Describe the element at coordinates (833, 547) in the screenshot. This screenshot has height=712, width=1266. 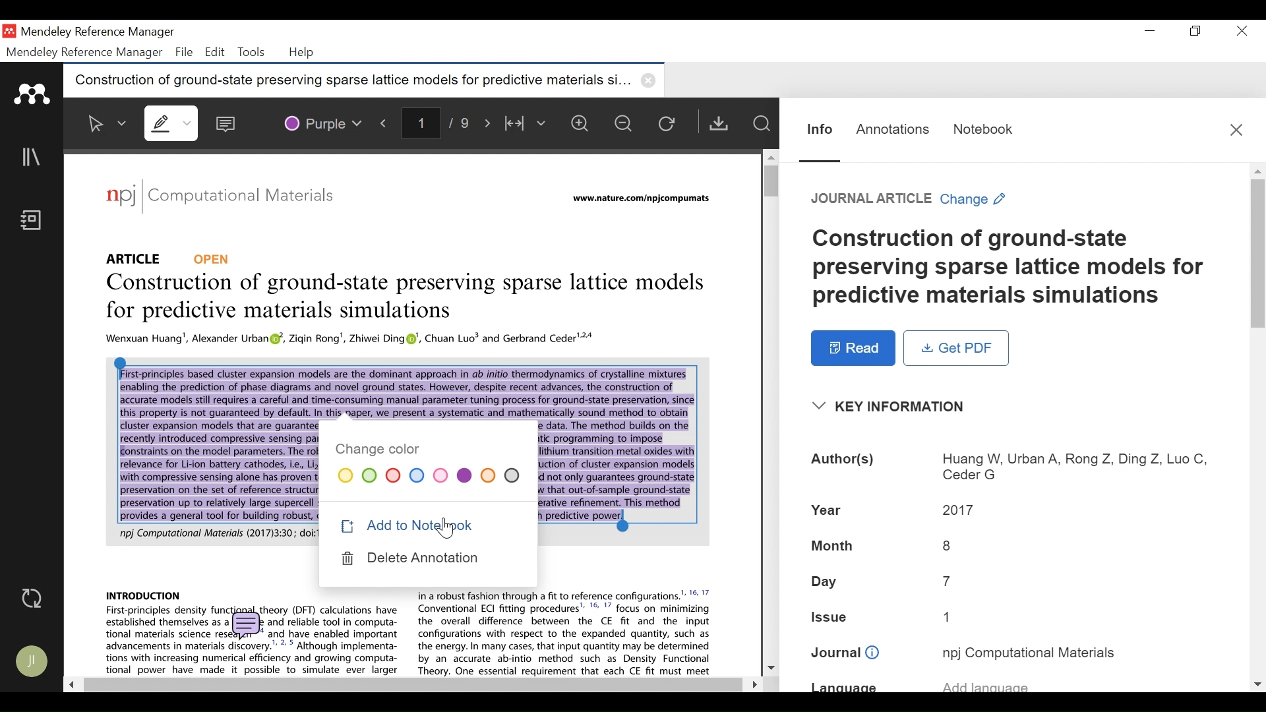
I see `Month` at that location.